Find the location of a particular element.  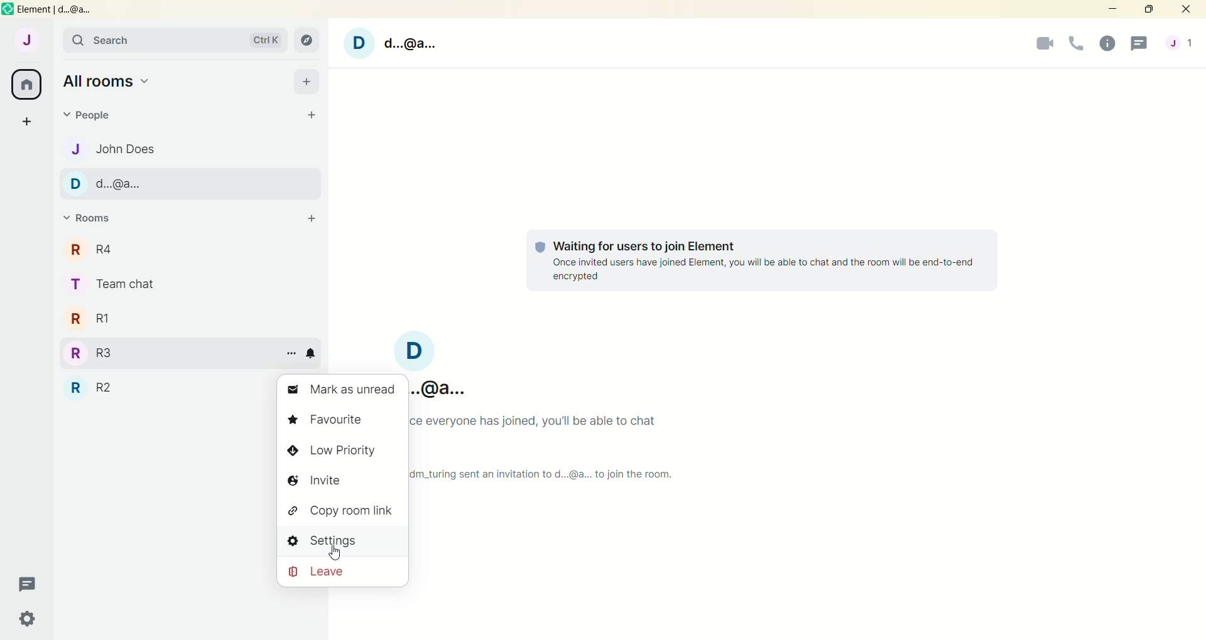

element is located at coordinates (59, 10).